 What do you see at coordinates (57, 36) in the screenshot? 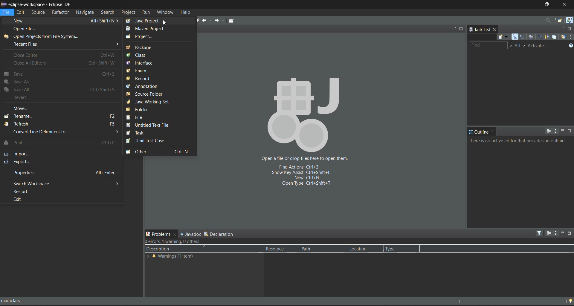
I see `open projects from file system` at bounding box center [57, 36].